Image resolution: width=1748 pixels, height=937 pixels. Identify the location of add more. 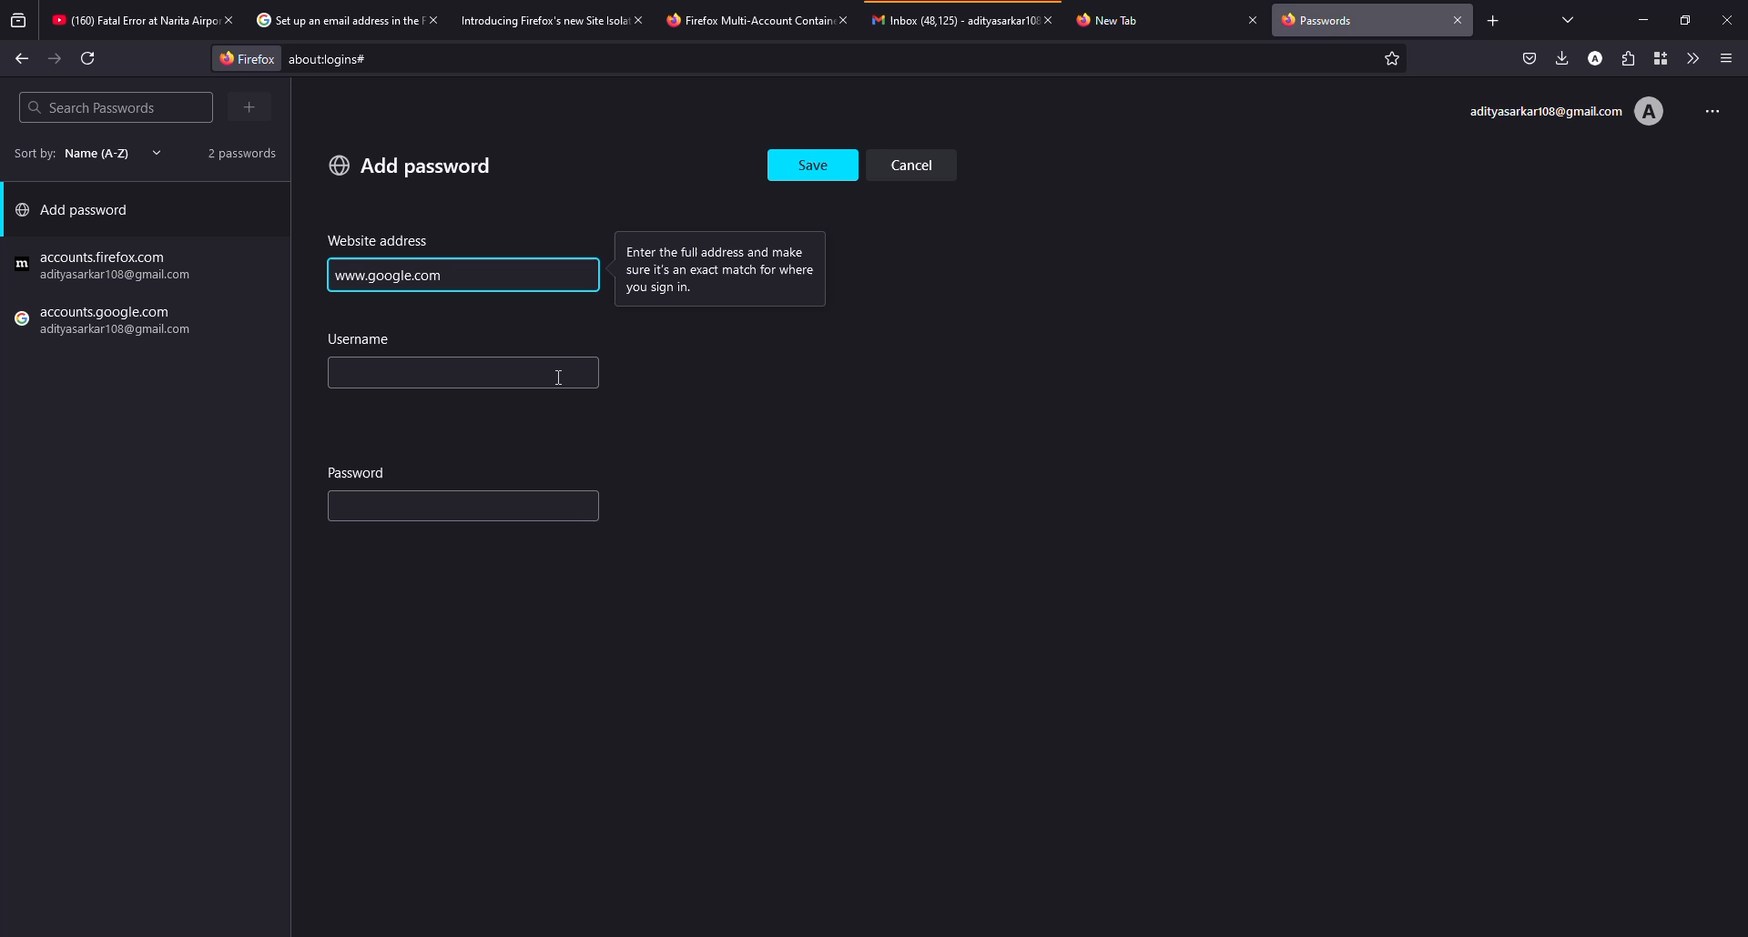
(252, 106).